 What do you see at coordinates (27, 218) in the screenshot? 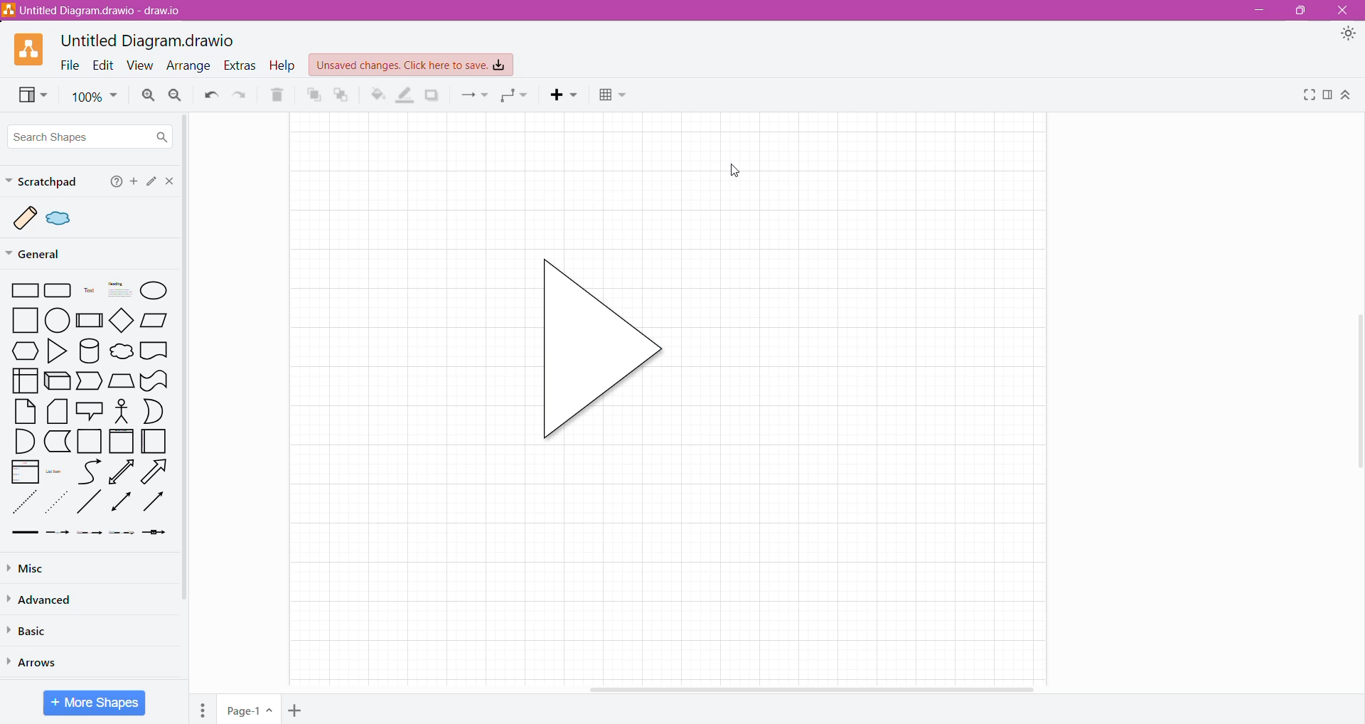
I see `Scratched shape 1` at bounding box center [27, 218].